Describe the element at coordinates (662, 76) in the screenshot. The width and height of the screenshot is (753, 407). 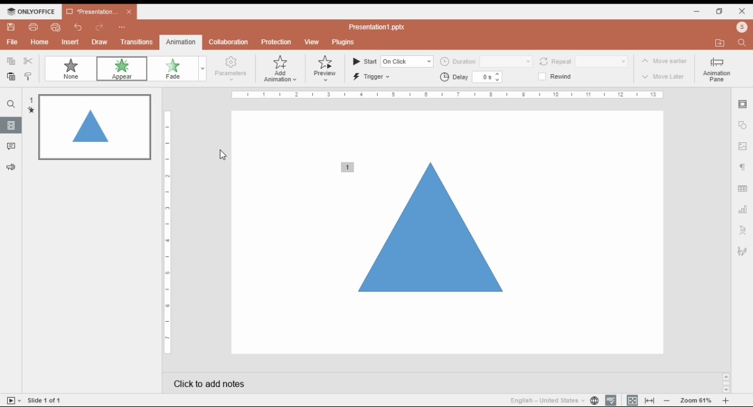
I see `move later` at that location.